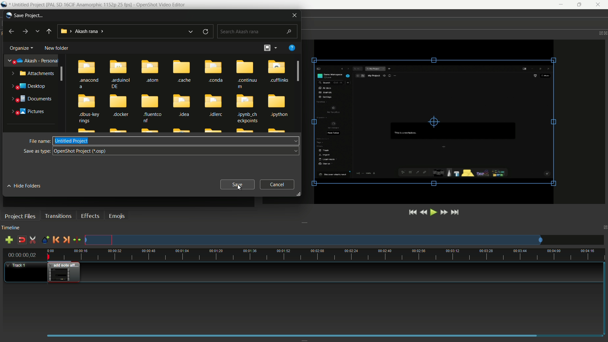  What do you see at coordinates (184, 109) in the screenshot?
I see `idea` at bounding box center [184, 109].